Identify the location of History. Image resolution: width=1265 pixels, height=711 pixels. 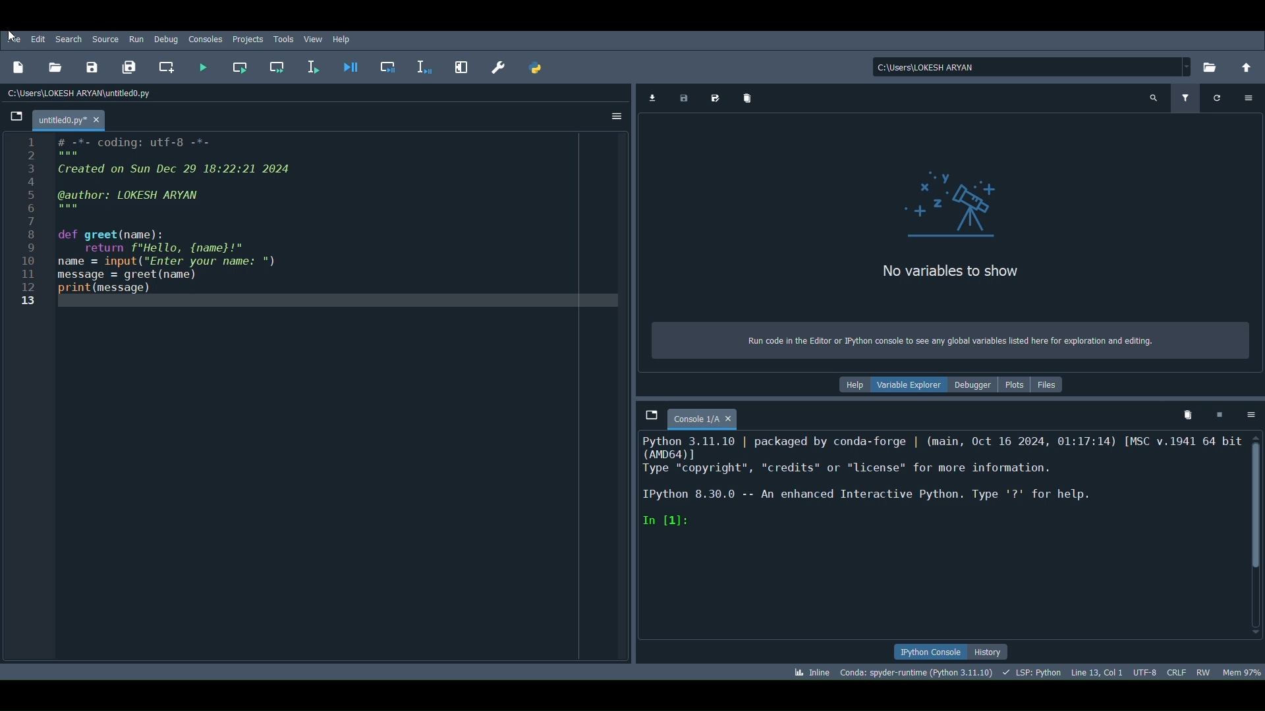
(987, 652).